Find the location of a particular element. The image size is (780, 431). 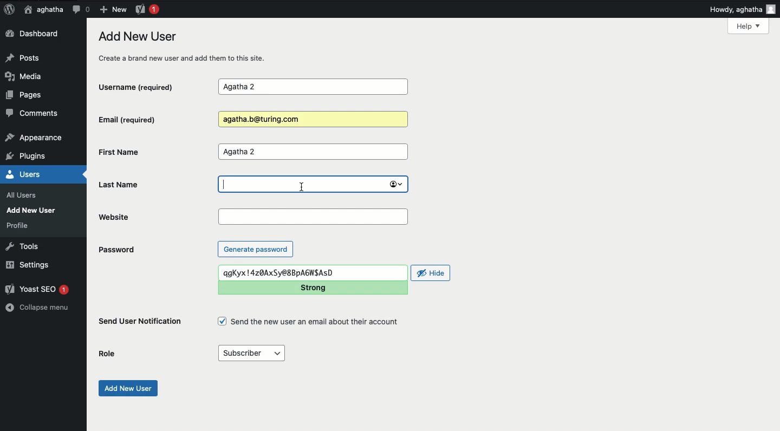

Tools is located at coordinates (23, 245).